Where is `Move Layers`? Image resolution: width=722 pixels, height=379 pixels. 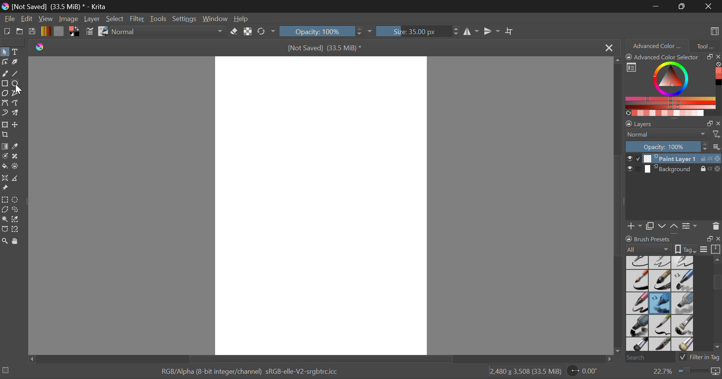
Move Layers is located at coordinates (669, 225).